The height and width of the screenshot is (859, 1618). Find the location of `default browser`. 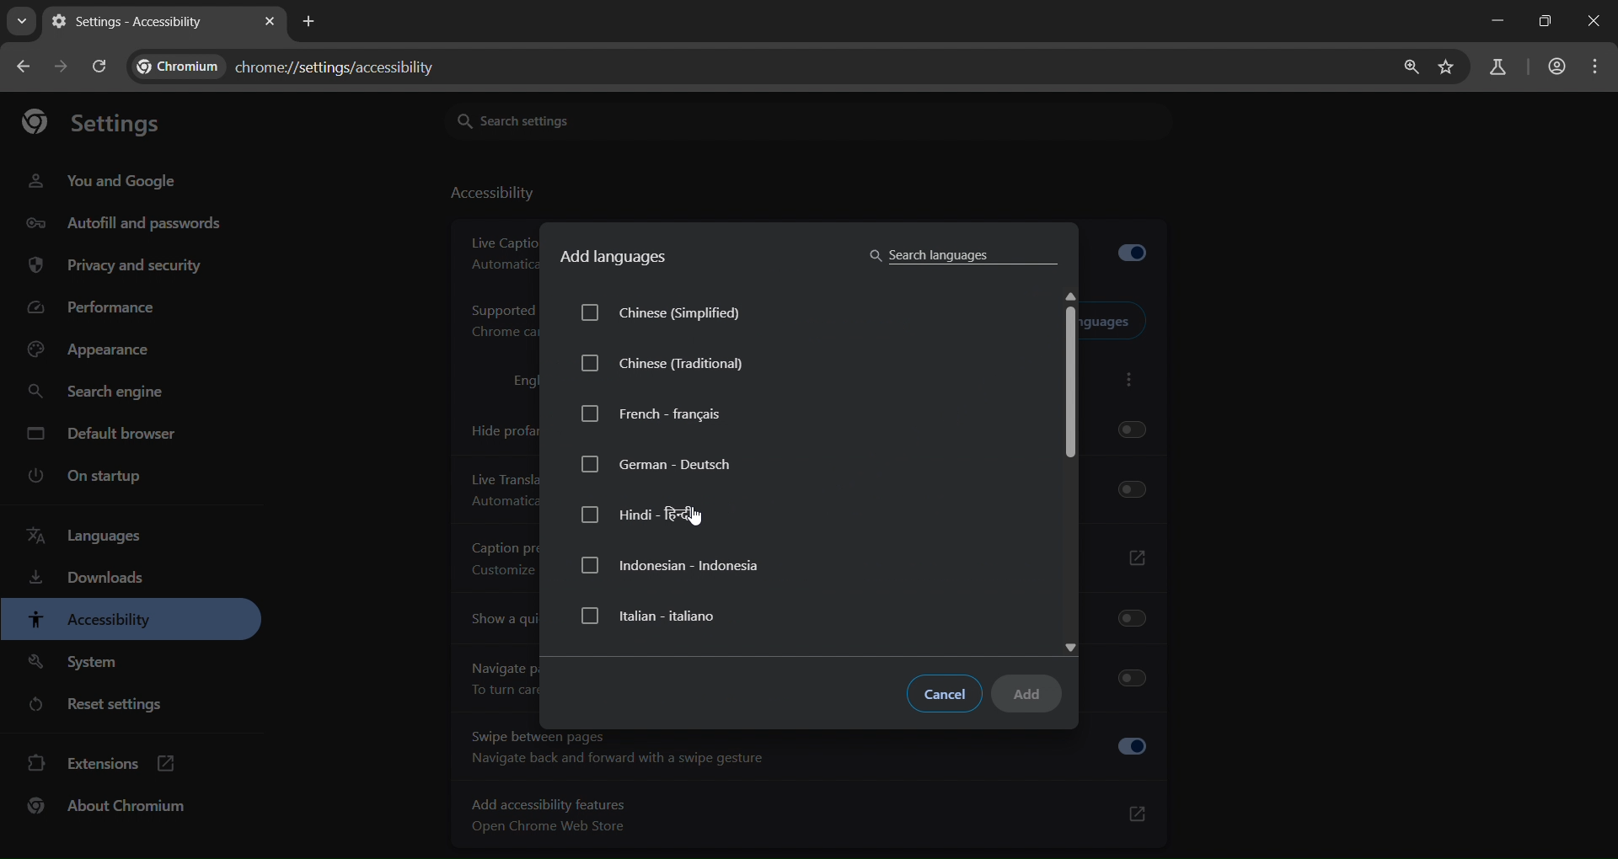

default browser is located at coordinates (104, 433).